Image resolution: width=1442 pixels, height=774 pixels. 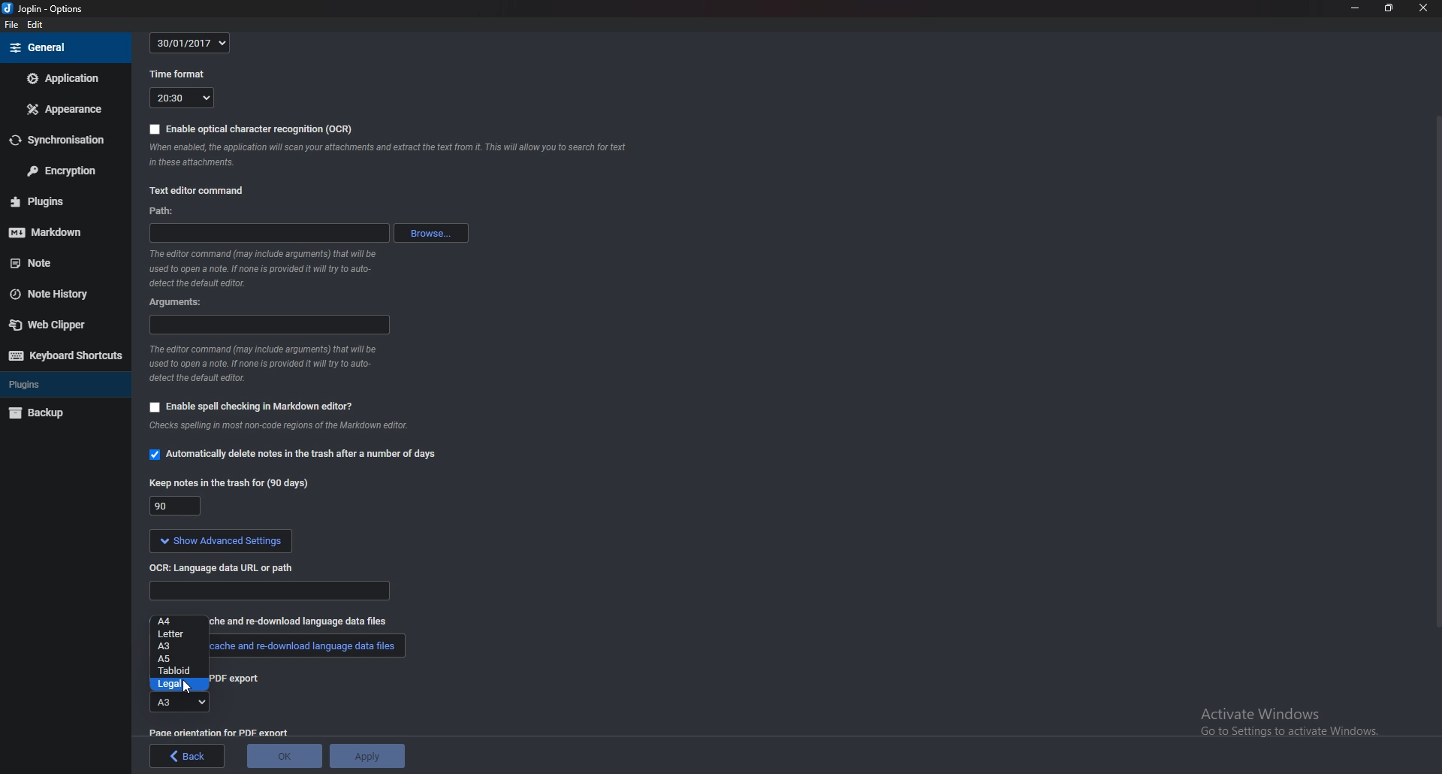 I want to click on Keyboard shortcuts, so click(x=64, y=357).